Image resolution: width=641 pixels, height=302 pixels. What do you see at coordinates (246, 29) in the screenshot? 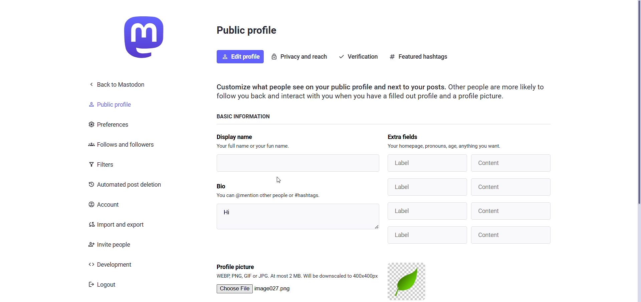
I see `public profile` at bounding box center [246, 29].